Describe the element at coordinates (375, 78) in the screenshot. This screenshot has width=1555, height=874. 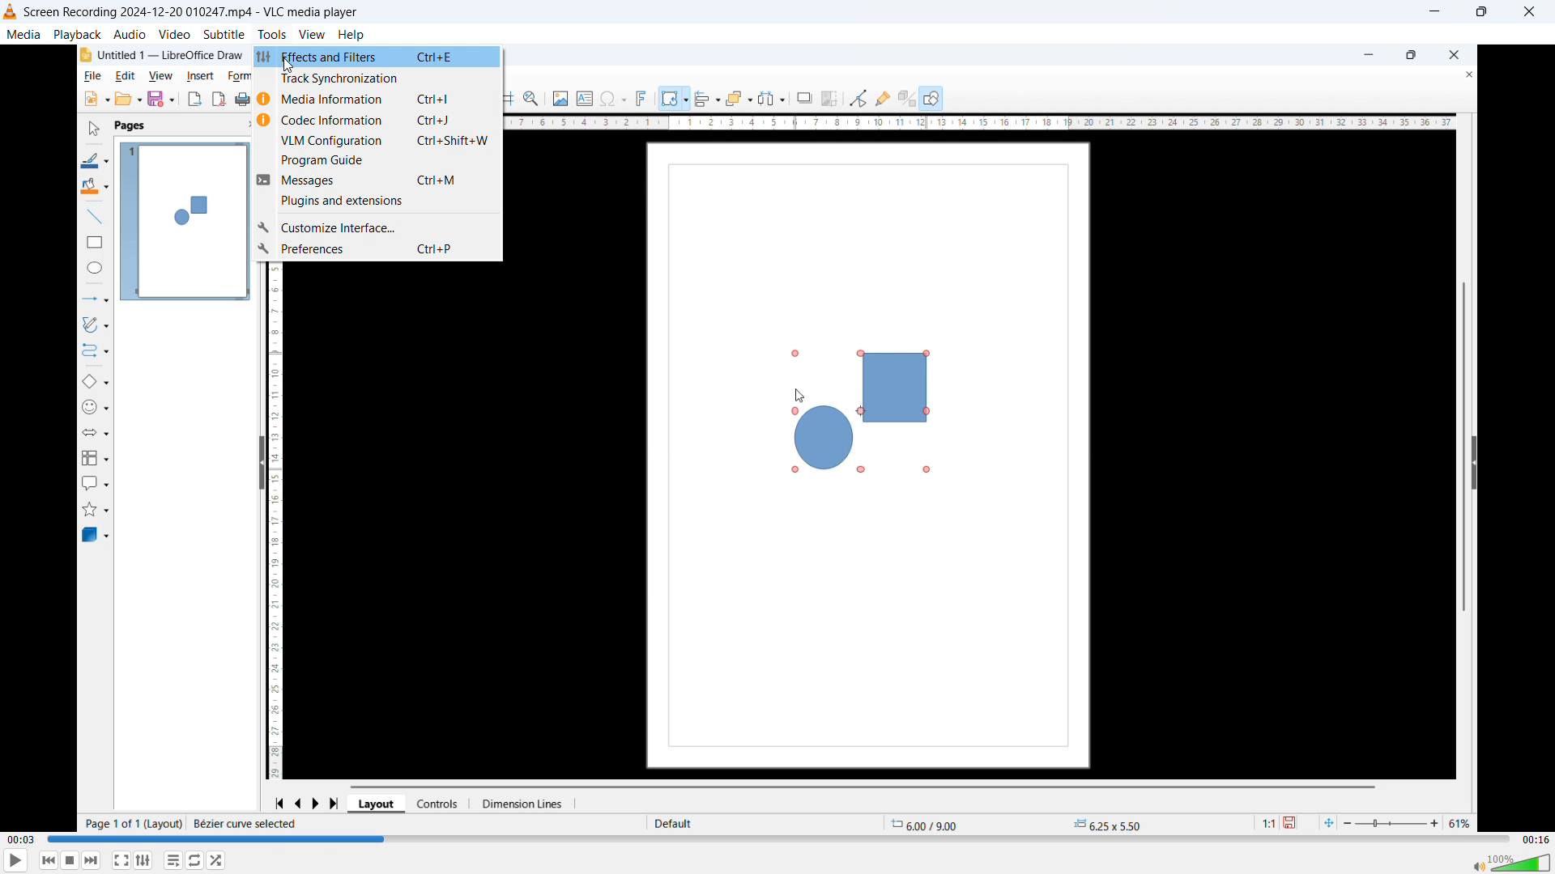
I see `Track synchronisation ` at that location.